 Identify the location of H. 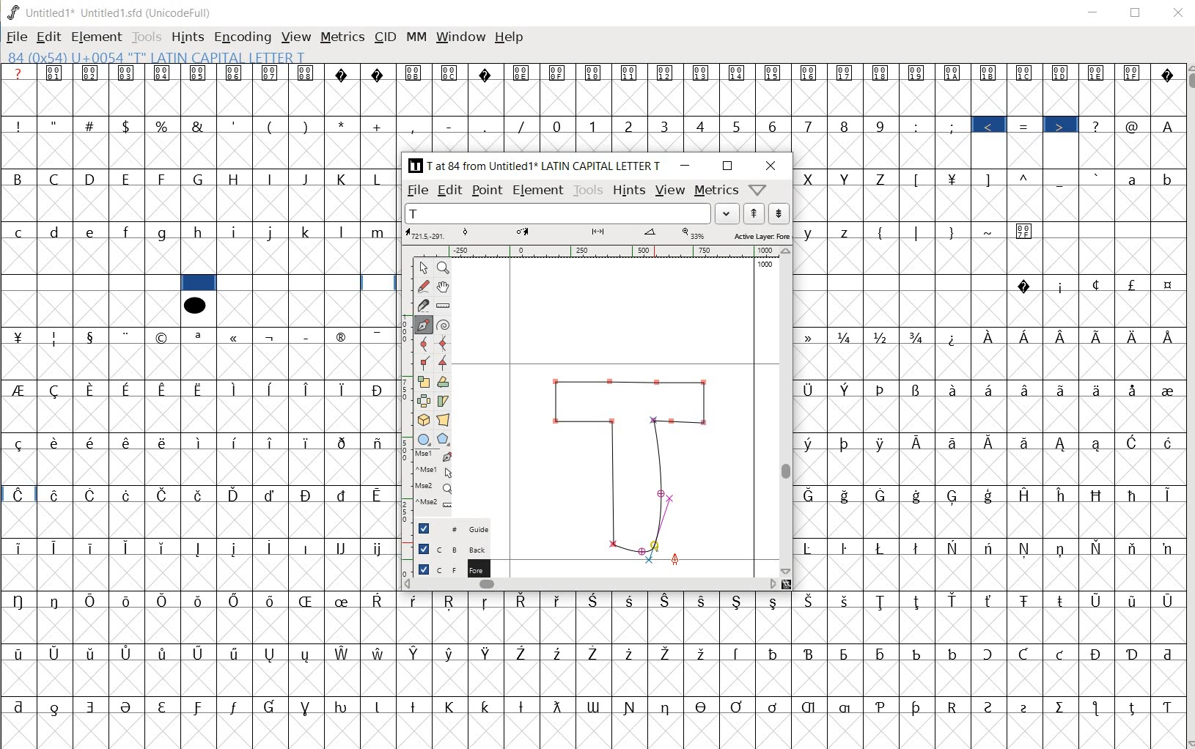
(235, 179).